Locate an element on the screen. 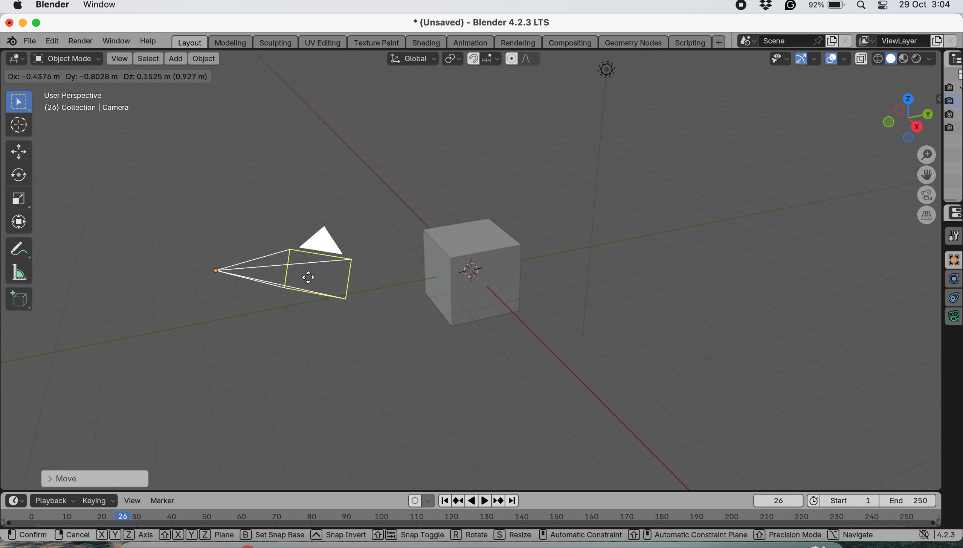  first frame is located at coordinates (845, 500).